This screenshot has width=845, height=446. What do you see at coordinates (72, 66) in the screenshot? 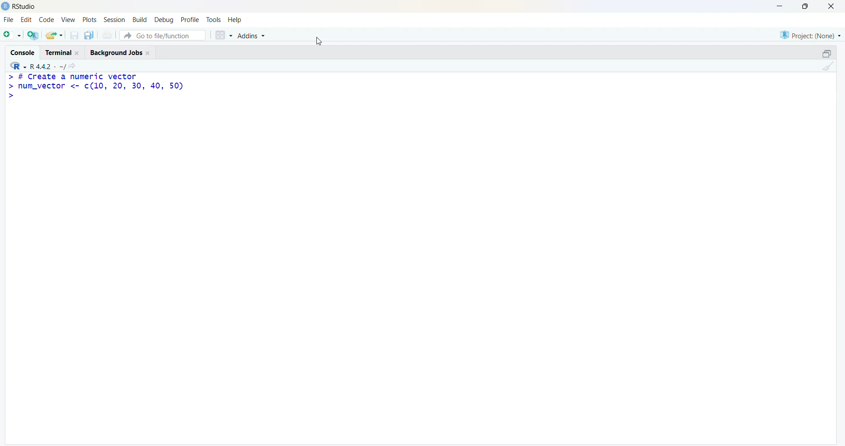
I see `share icon` at bounding box center [72, 66].